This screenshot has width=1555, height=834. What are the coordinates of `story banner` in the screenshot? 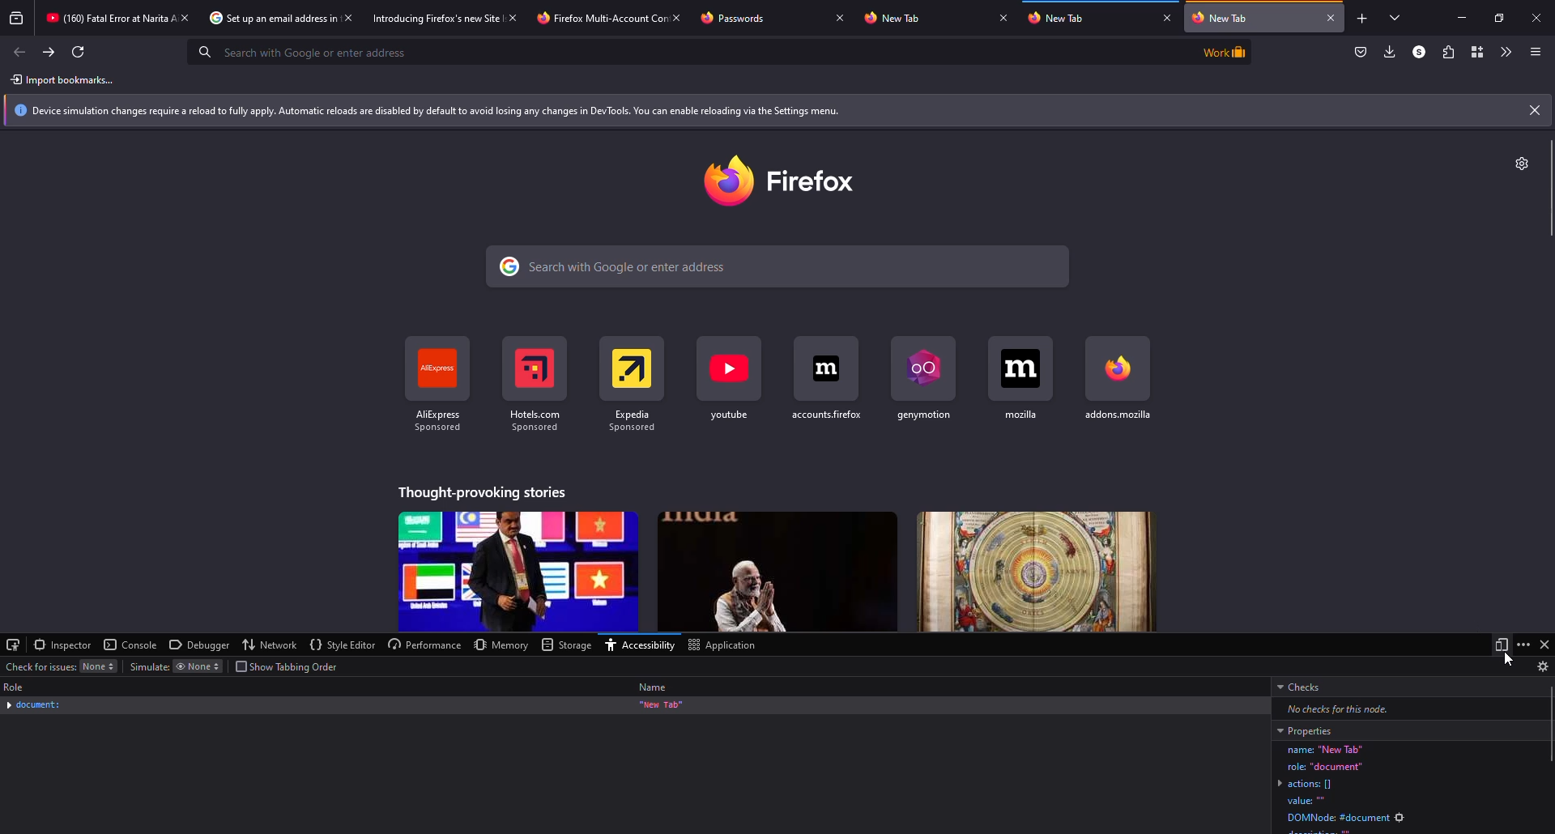 It's located at (1037, 572).